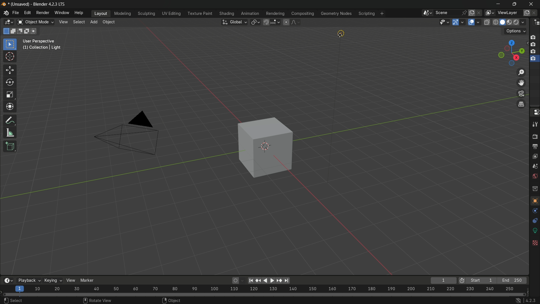  I want to click on 4.2.3 lts, so click(525, 300).